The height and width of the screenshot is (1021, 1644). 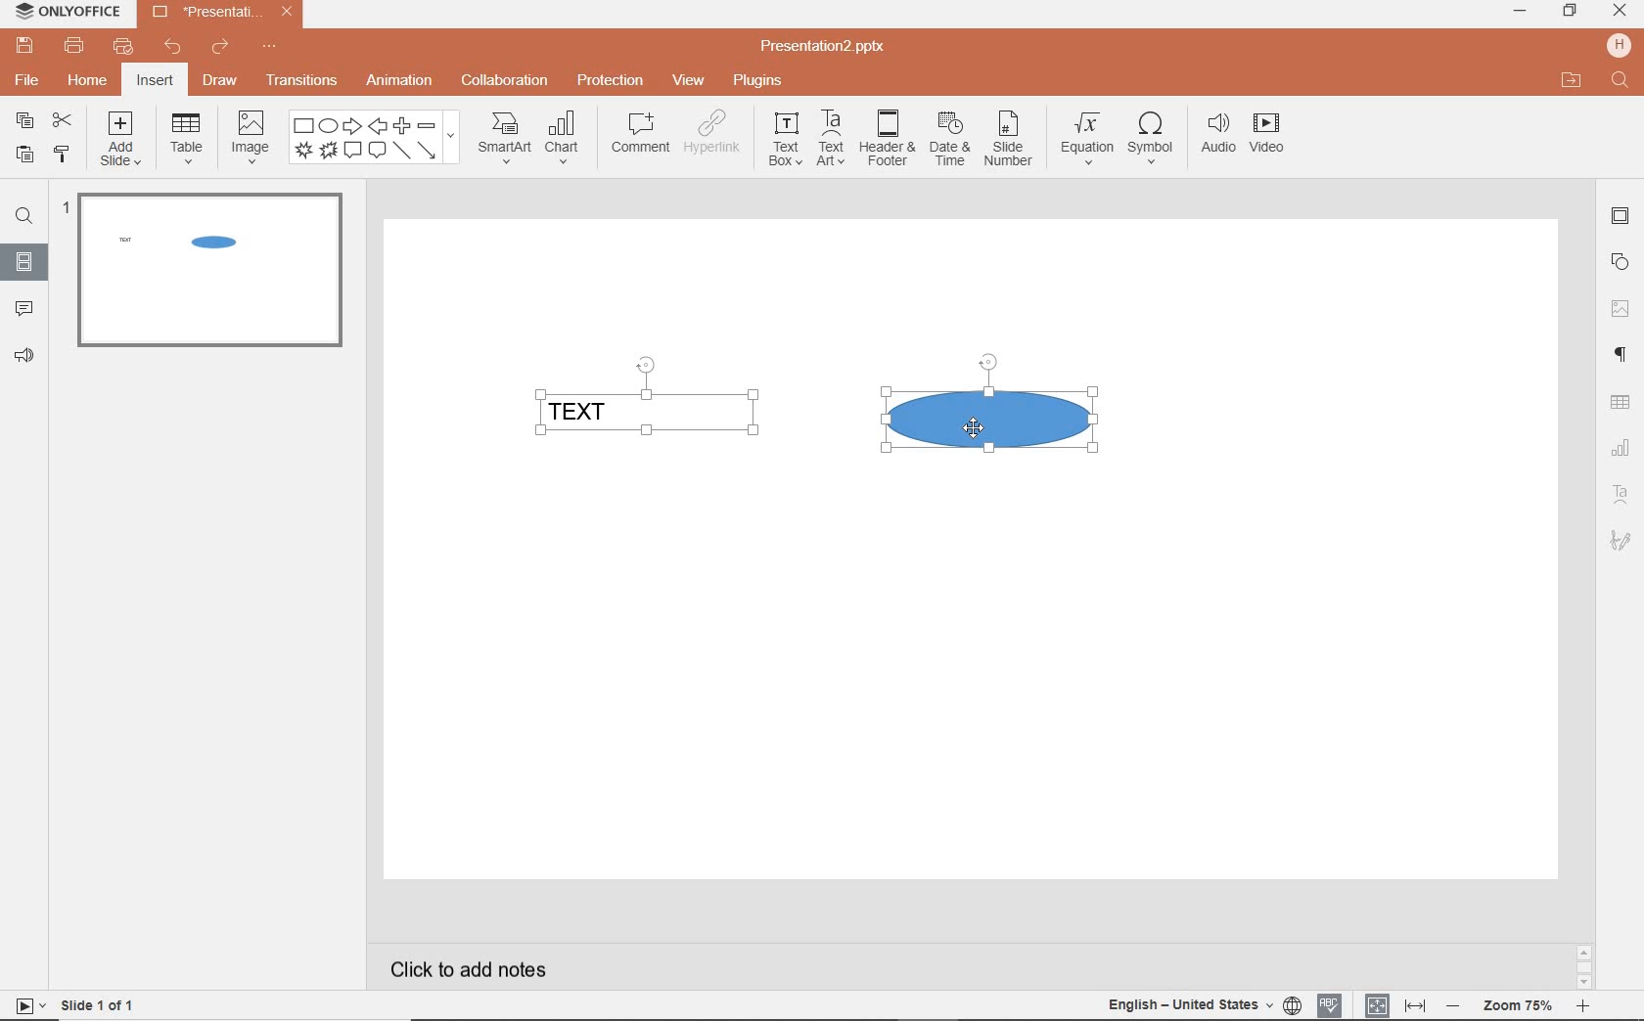 I want to click on CLICK TO ADD NOTES, so click(x=473, y=967).